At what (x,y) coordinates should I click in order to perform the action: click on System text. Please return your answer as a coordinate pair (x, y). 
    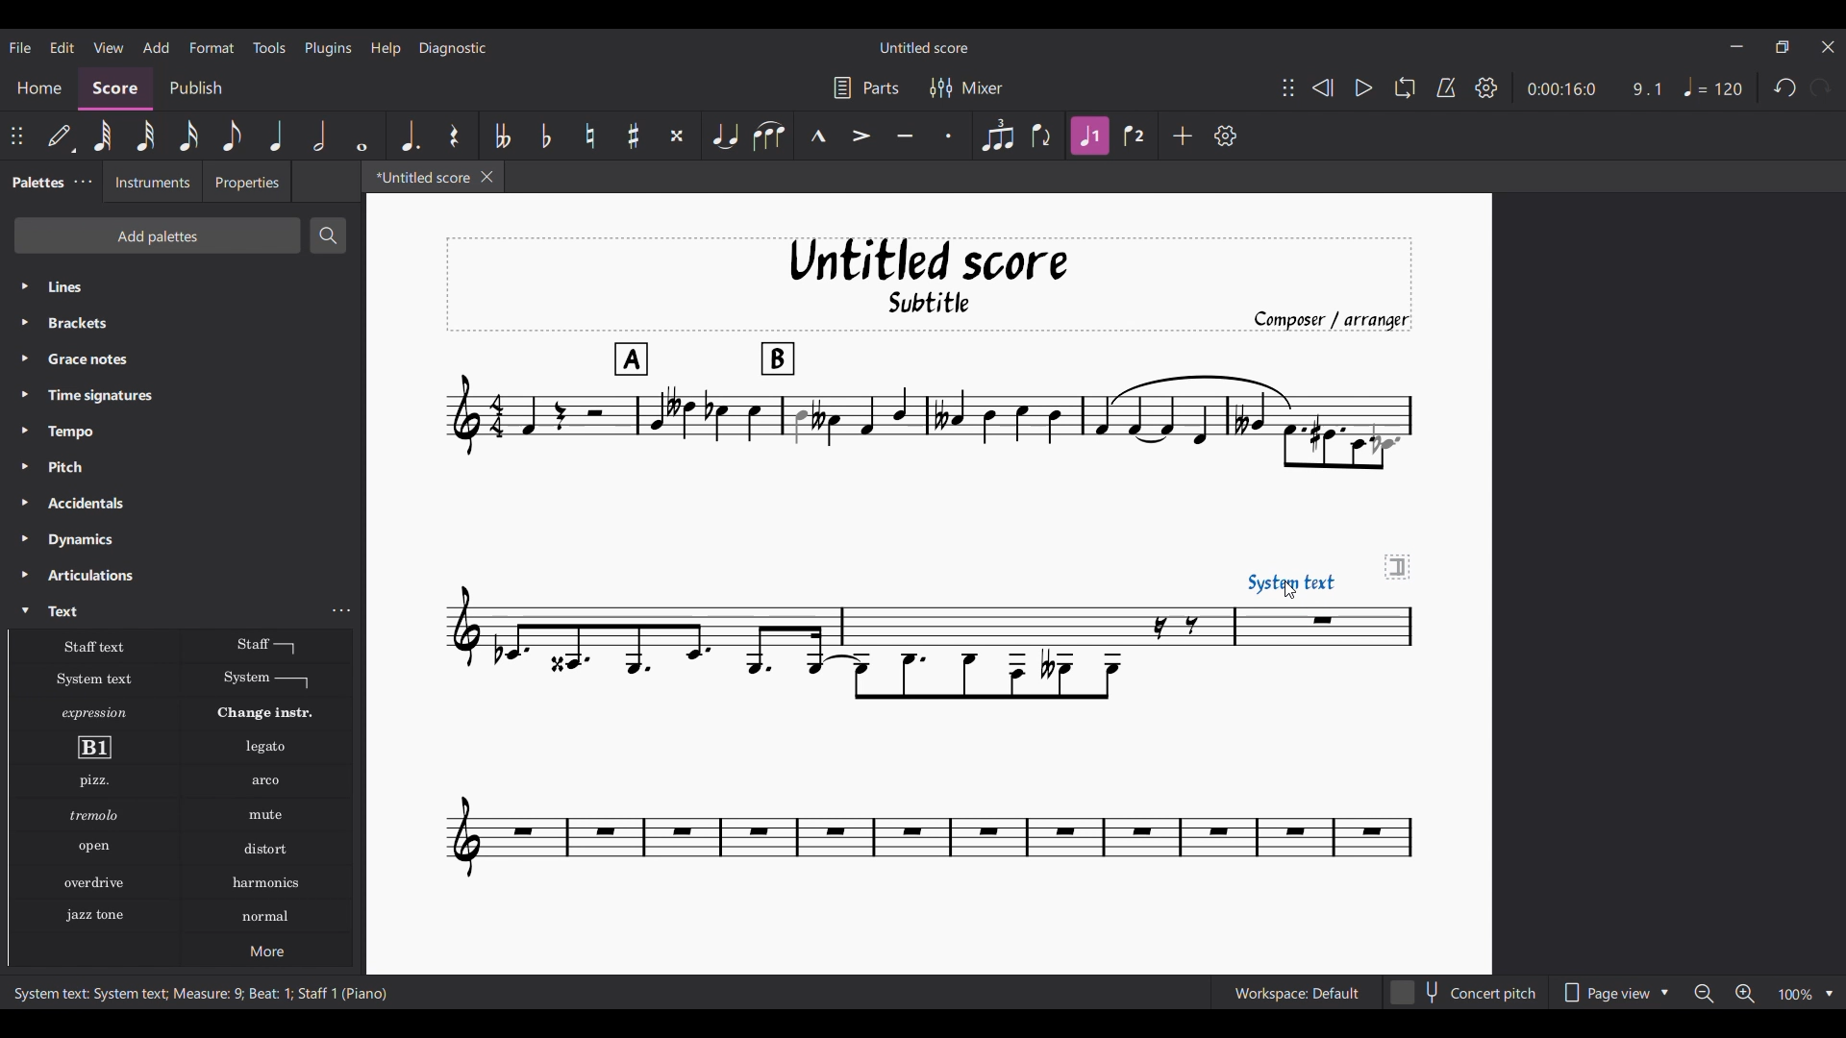
    Looking at the image, I should click on (93, 680).